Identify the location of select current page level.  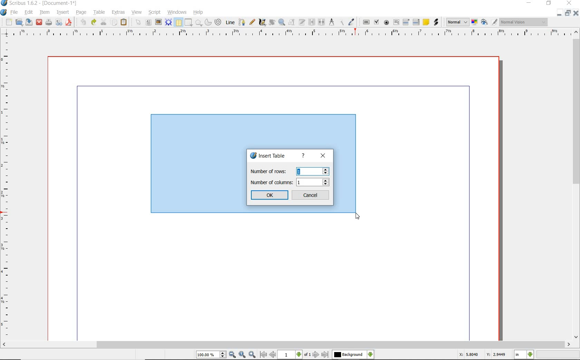
(294, 354).